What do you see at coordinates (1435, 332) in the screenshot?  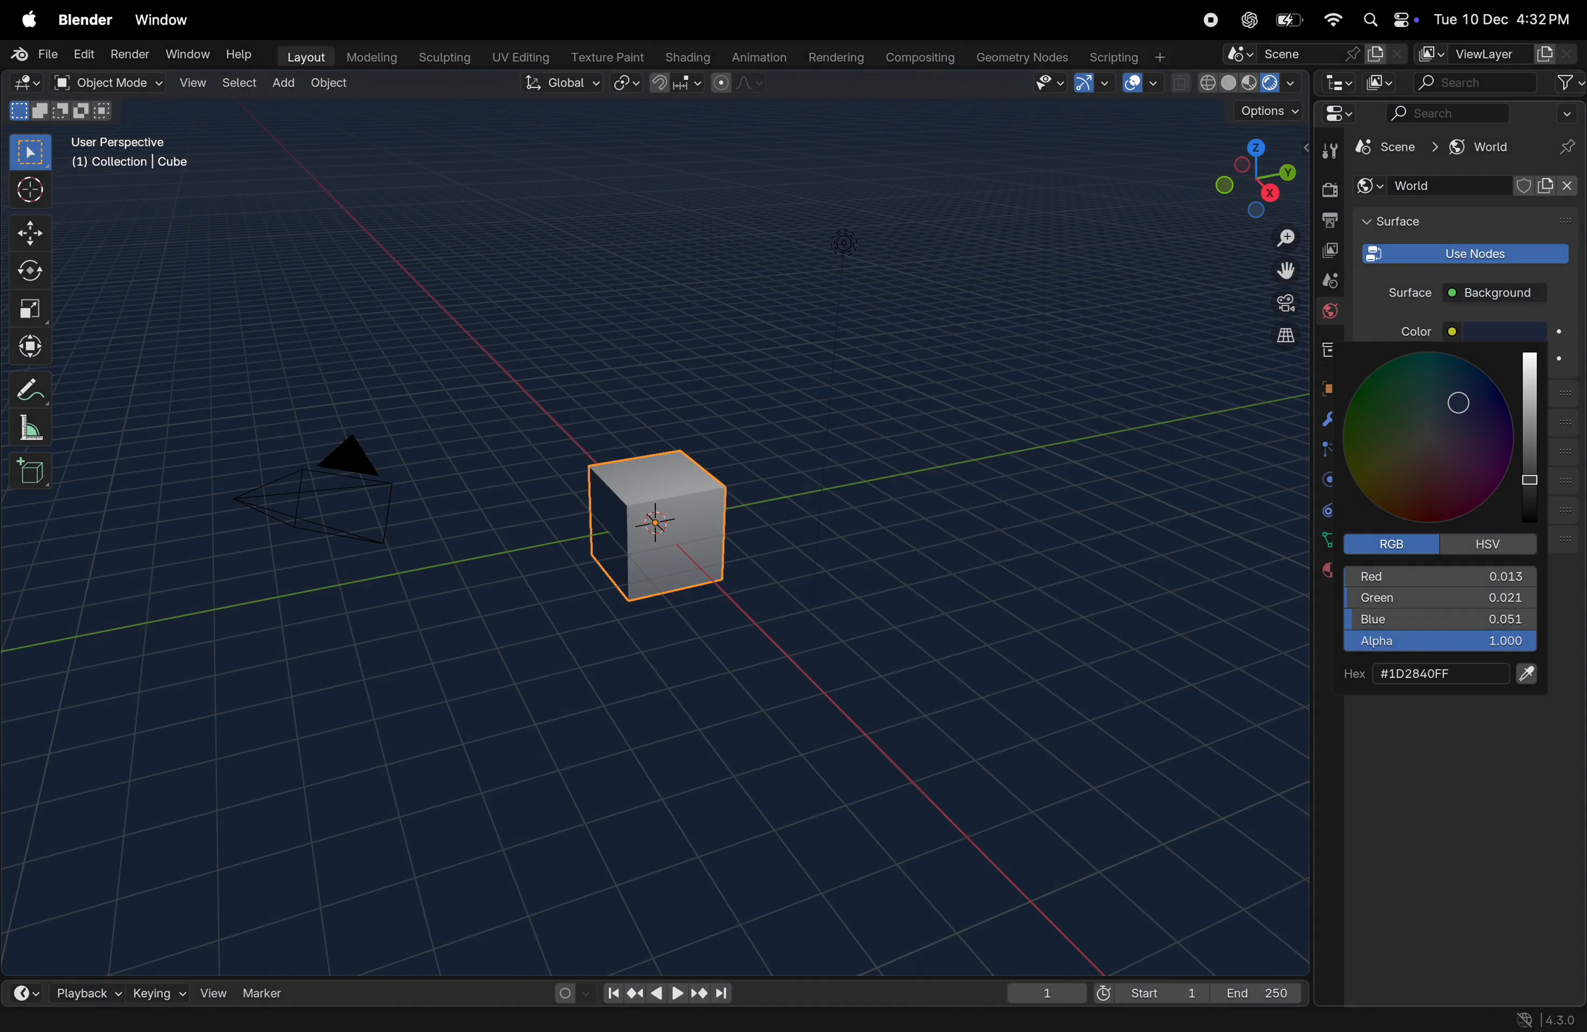 I see `Color ©` at bounding box center [1435, 332].